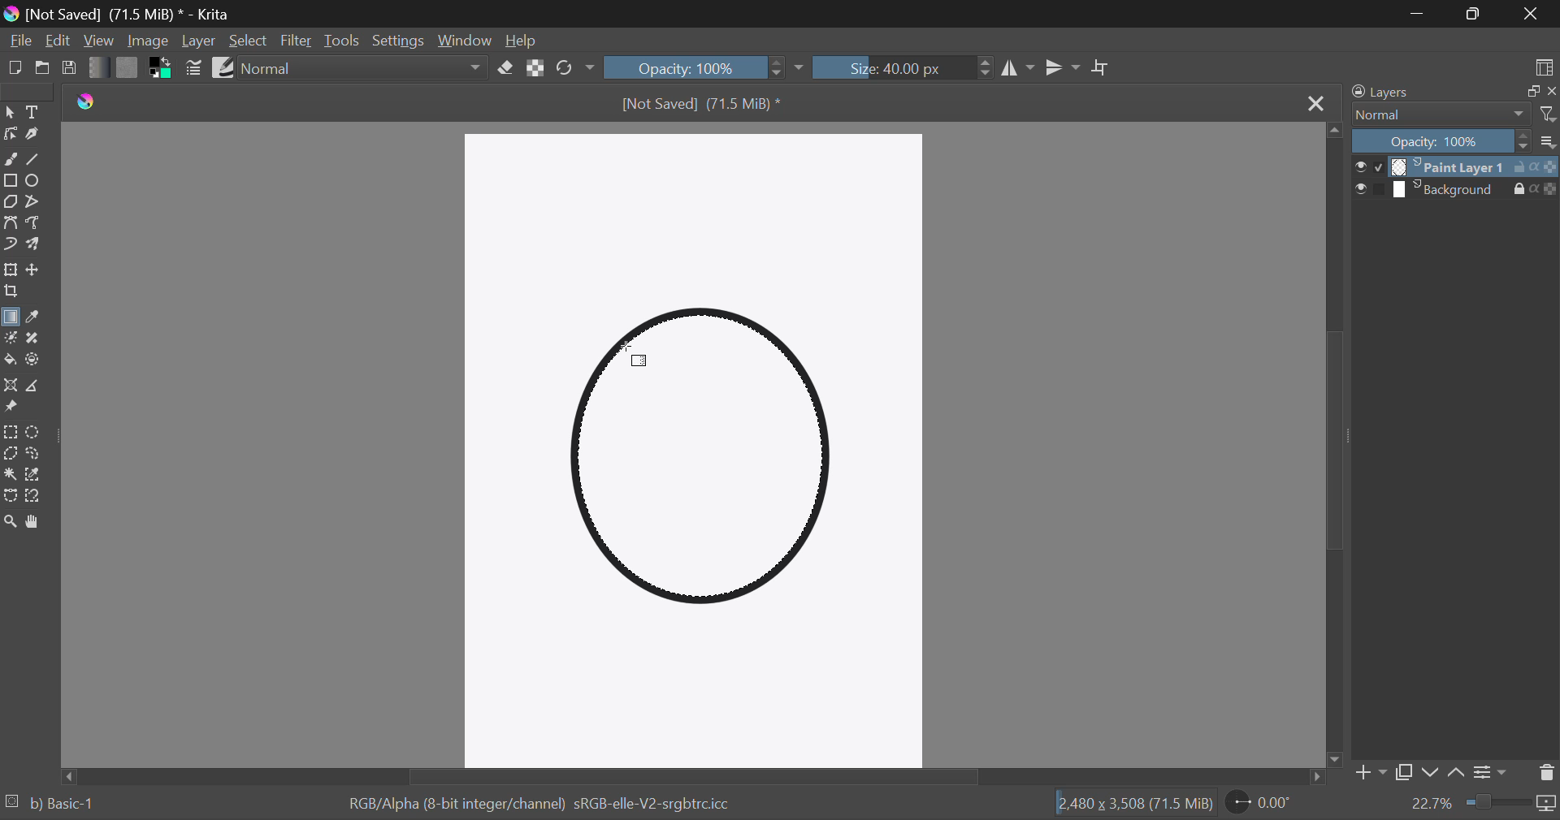 Image resolution: width=1560 pixels, height=820 pixels. I want to click on [Not Saved] (71.5 MiB) *, so click(701, 105).